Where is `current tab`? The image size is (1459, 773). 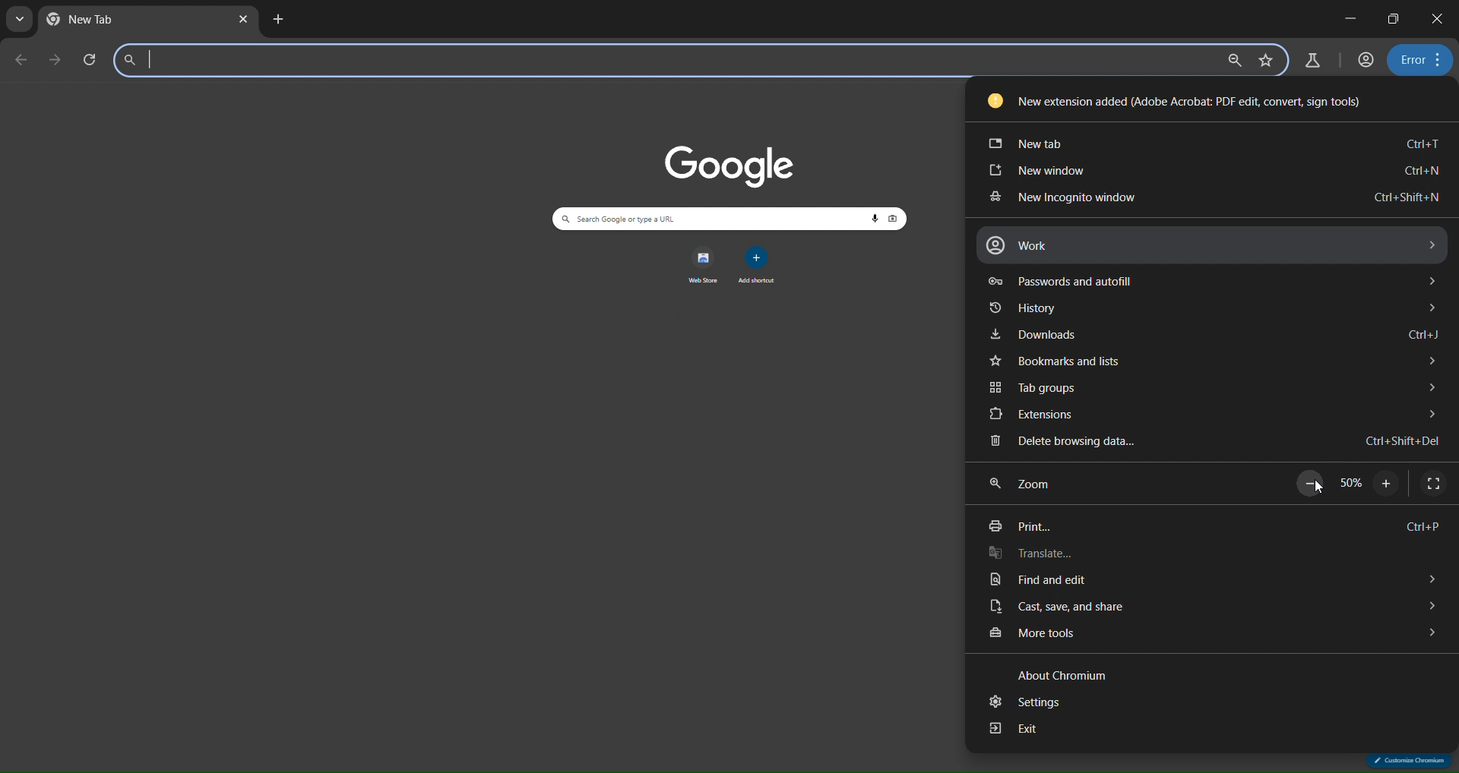
current tab is located at coordinates (90, 19).